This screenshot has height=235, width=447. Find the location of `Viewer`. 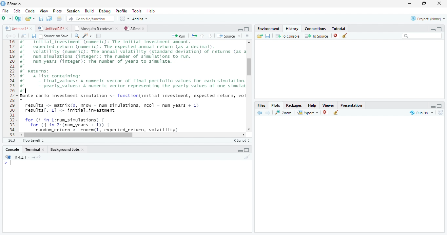

Viewer is located at coordinates (329, 104).